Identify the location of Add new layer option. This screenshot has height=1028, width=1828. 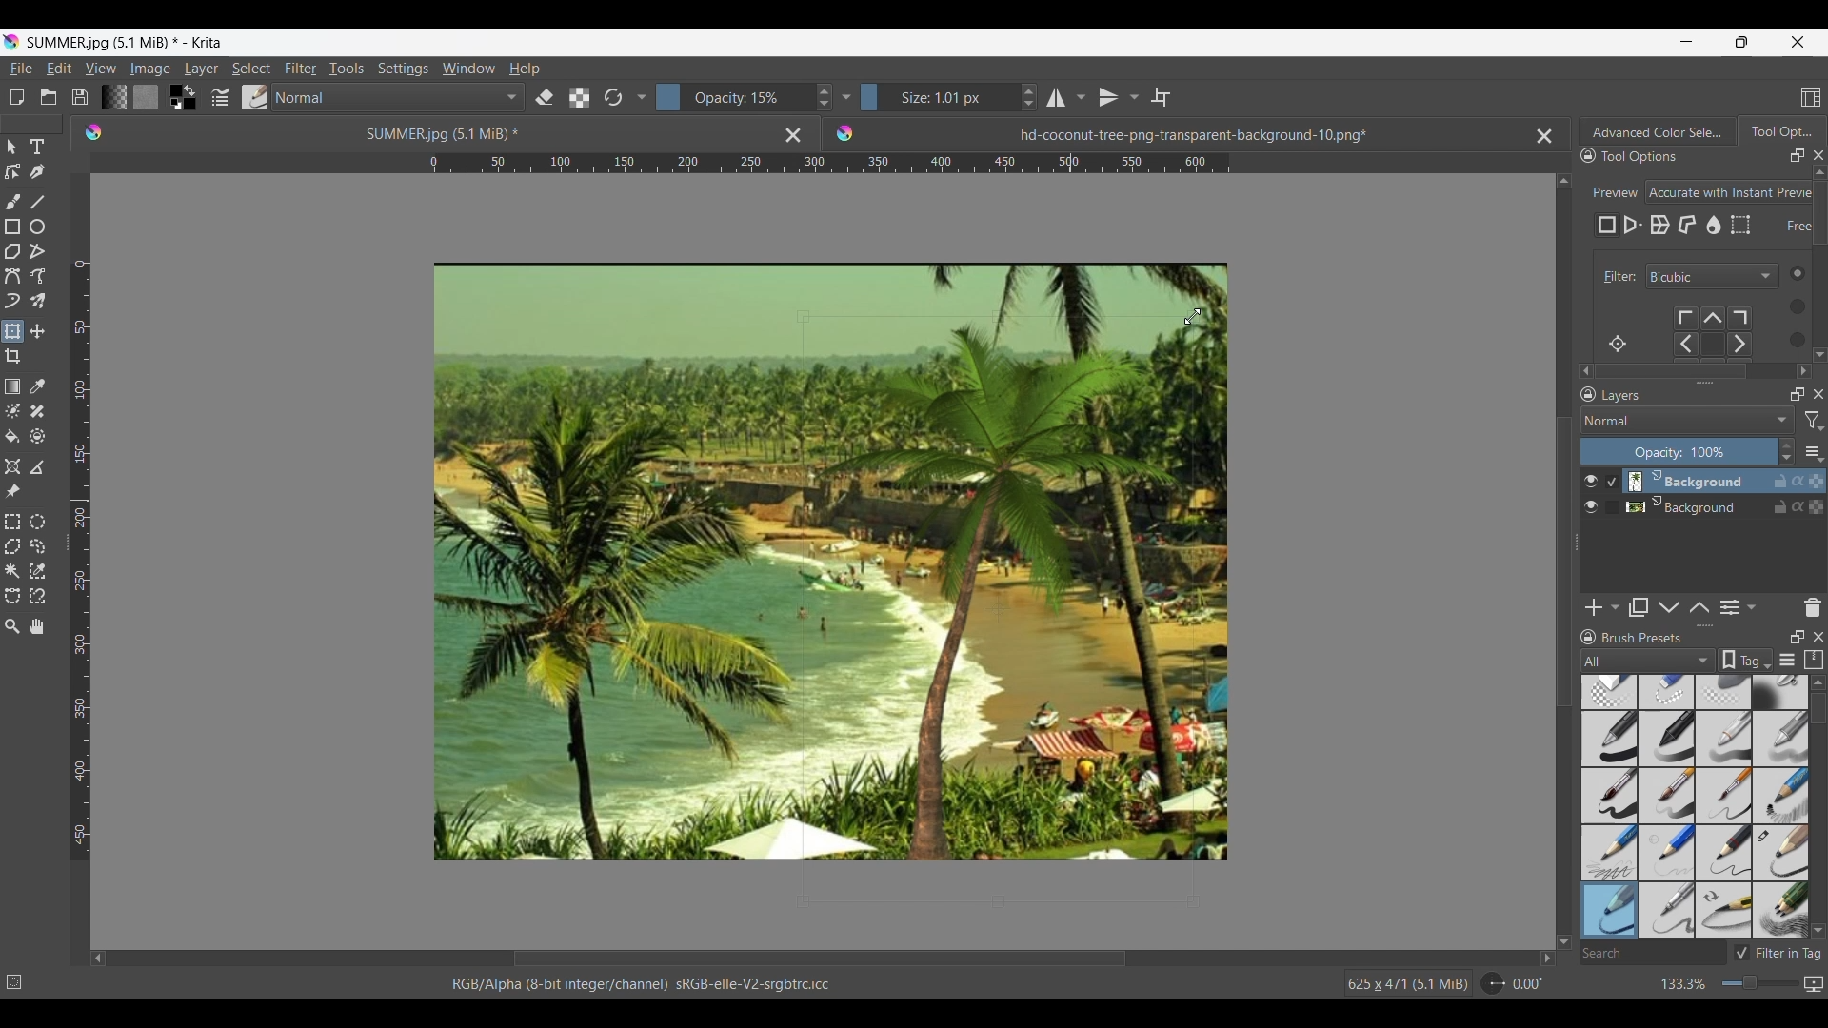
(1614, 607).